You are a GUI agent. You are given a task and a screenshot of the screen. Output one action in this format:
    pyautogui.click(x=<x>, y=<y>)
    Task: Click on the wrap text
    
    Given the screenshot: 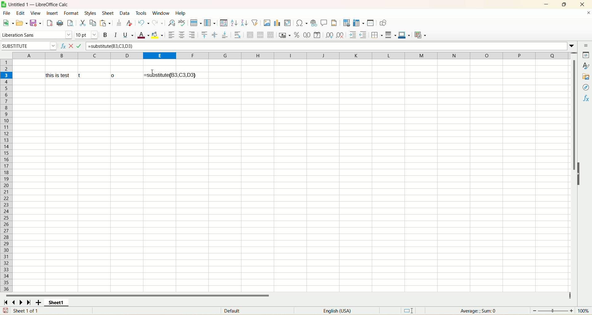 What is the action you would take?
    pyautogui.click(x=238, y=35)
    